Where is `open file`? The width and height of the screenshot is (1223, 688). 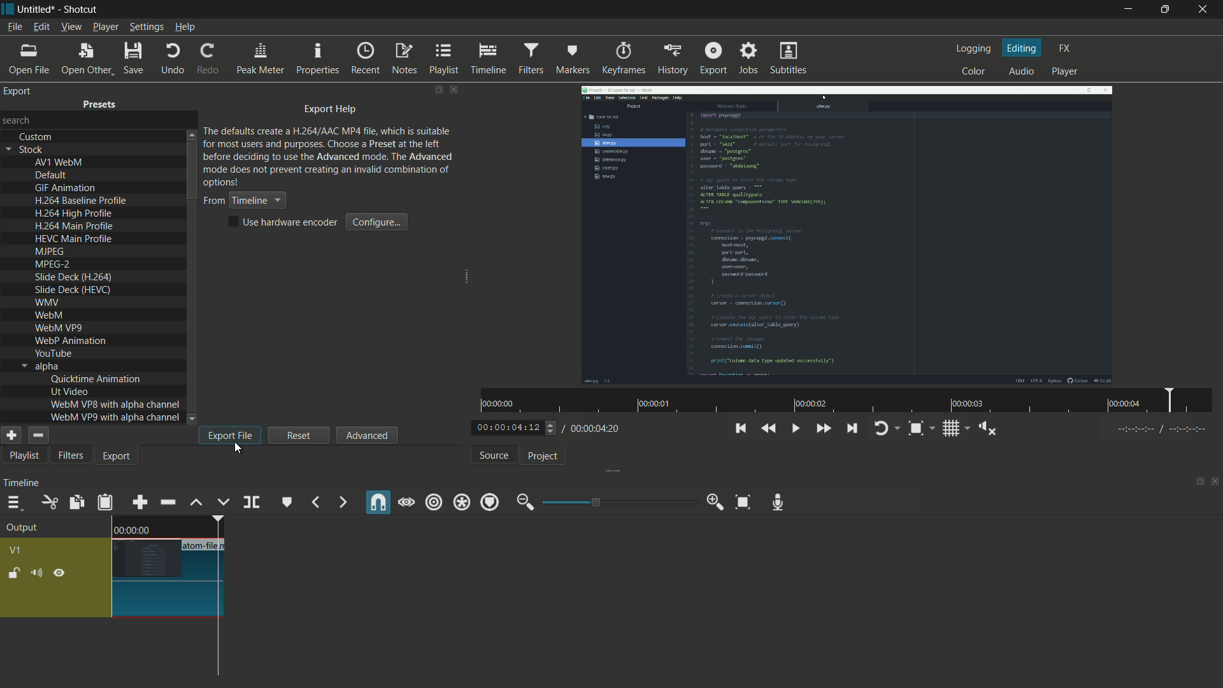 open file is located at coordinates (31, 57).